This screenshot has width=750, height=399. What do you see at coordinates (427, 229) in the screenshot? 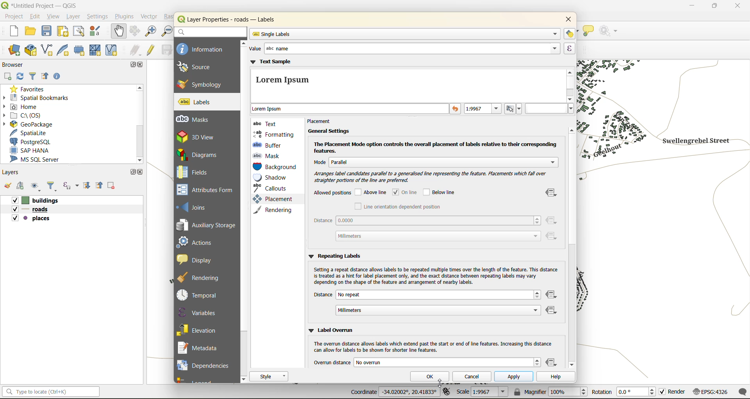
I see `distance` at bounding box center [427, 229].